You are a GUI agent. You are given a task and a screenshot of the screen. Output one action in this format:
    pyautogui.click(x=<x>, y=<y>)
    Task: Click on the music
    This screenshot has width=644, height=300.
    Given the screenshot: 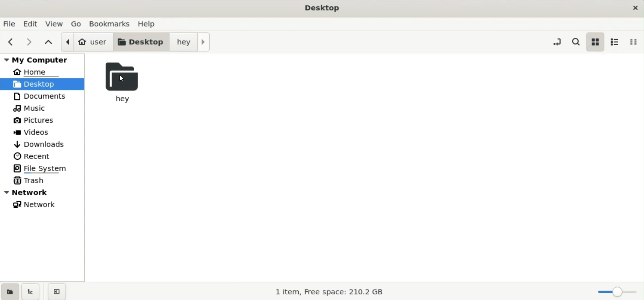 What is the action you would take?
    pyautogui.click(x=32, y=109)
    